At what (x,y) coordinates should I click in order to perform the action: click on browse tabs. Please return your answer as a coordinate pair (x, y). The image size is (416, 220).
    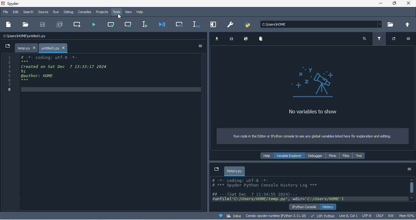
    Looking at the image, I should click on (7, 46).